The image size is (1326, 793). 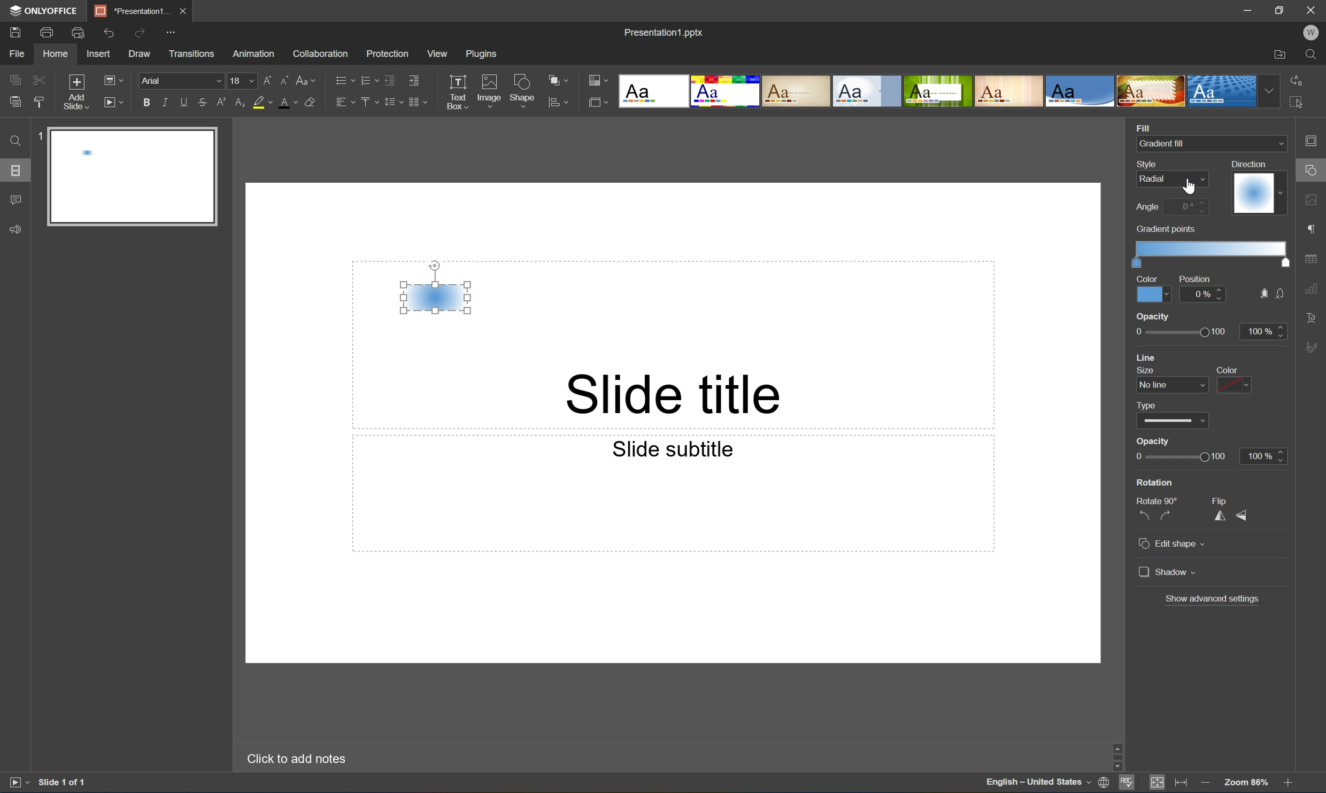 I want to click on Drop Down, so click(x=1279, y=144).